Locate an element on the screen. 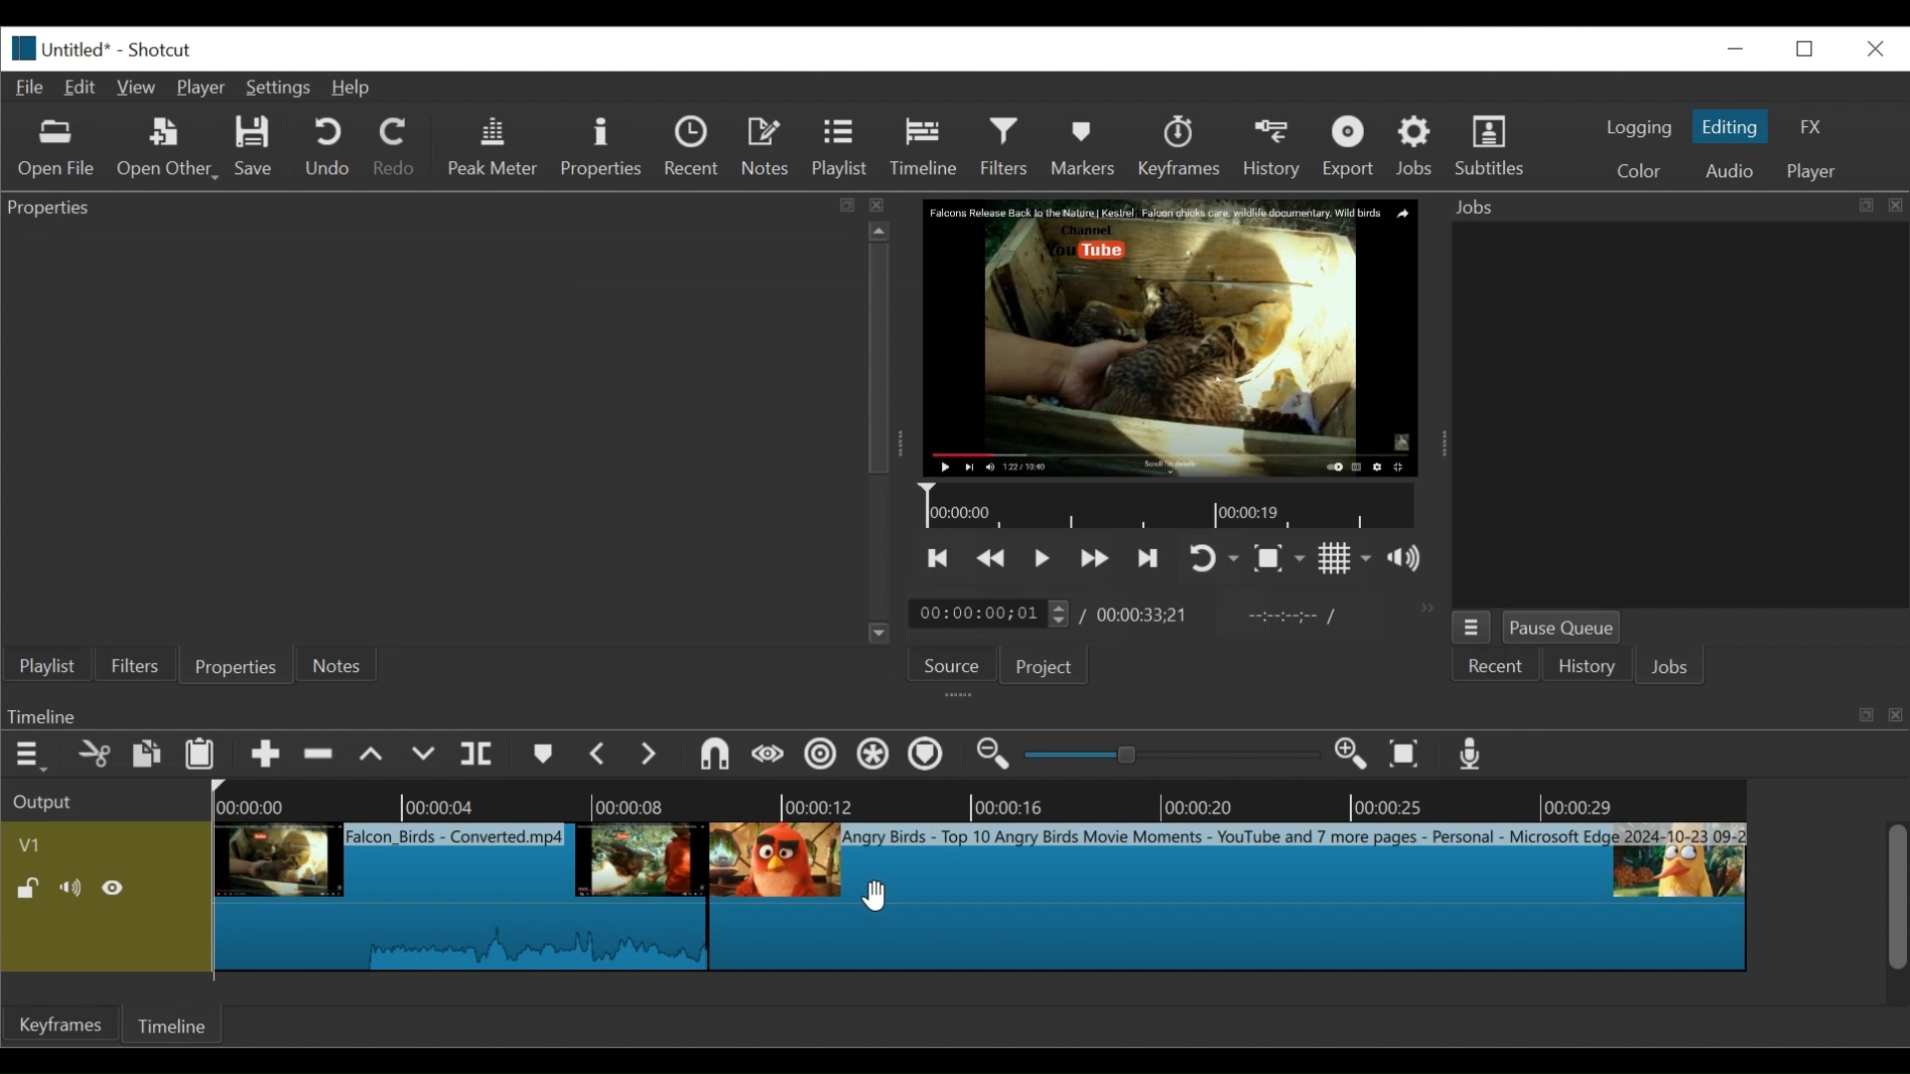 This screenshot has width=1910, height=1074. History is located at coordinates (1275, 150).